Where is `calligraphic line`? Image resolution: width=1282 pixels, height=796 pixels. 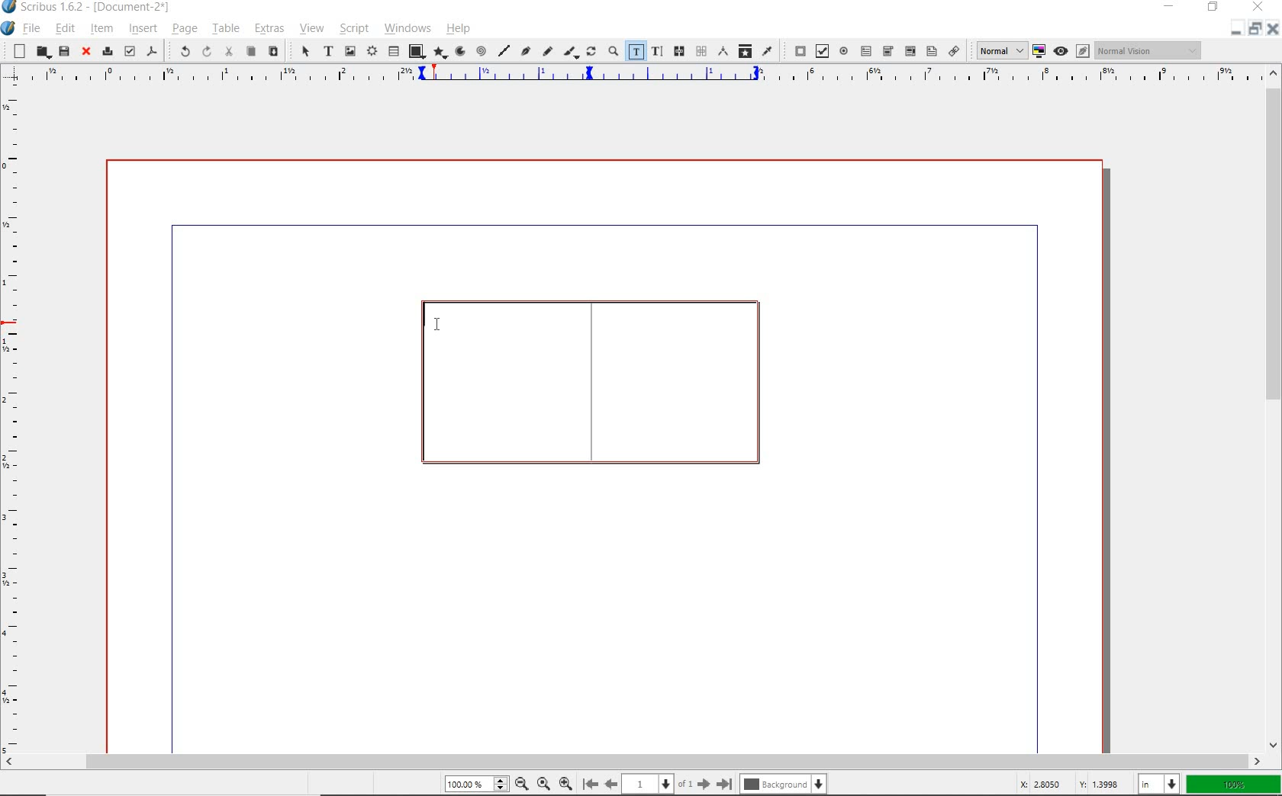
calligraphic line is located at coordinates (569, 51).